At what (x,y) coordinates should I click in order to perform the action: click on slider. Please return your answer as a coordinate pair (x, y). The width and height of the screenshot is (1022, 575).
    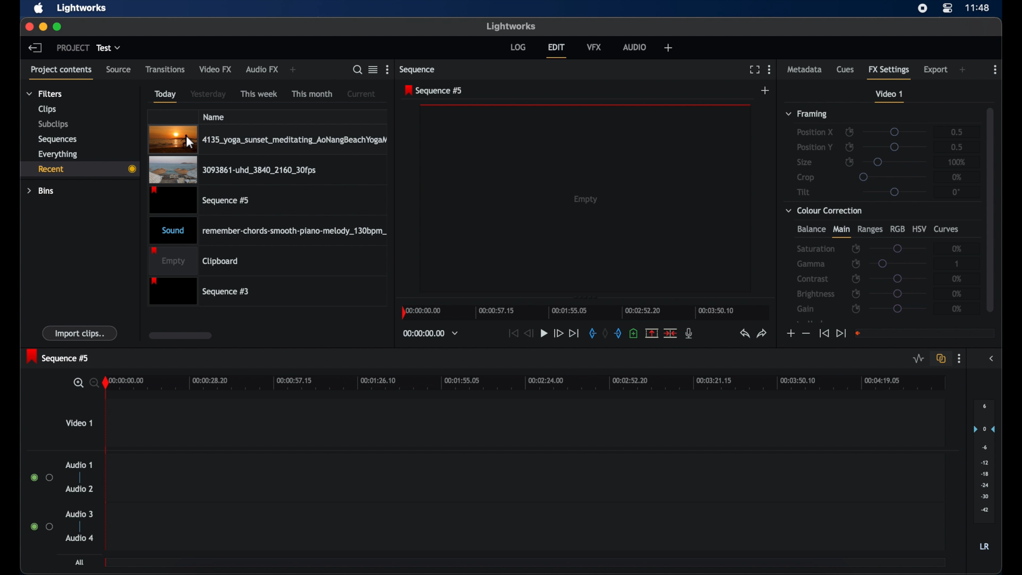
    Looking at the image, I should click on (898, 309).